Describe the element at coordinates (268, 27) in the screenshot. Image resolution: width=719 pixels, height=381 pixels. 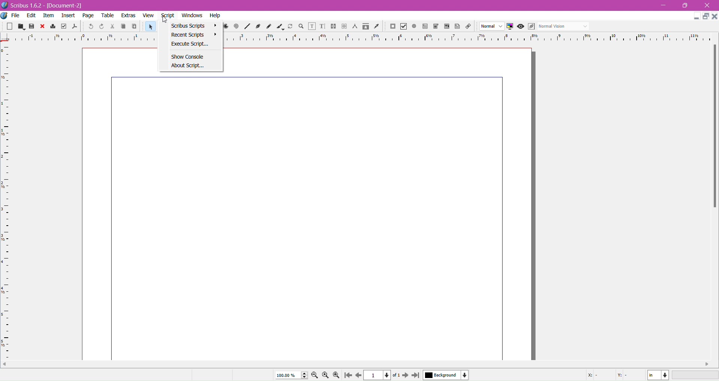
I see `Freehand Line` at that location.